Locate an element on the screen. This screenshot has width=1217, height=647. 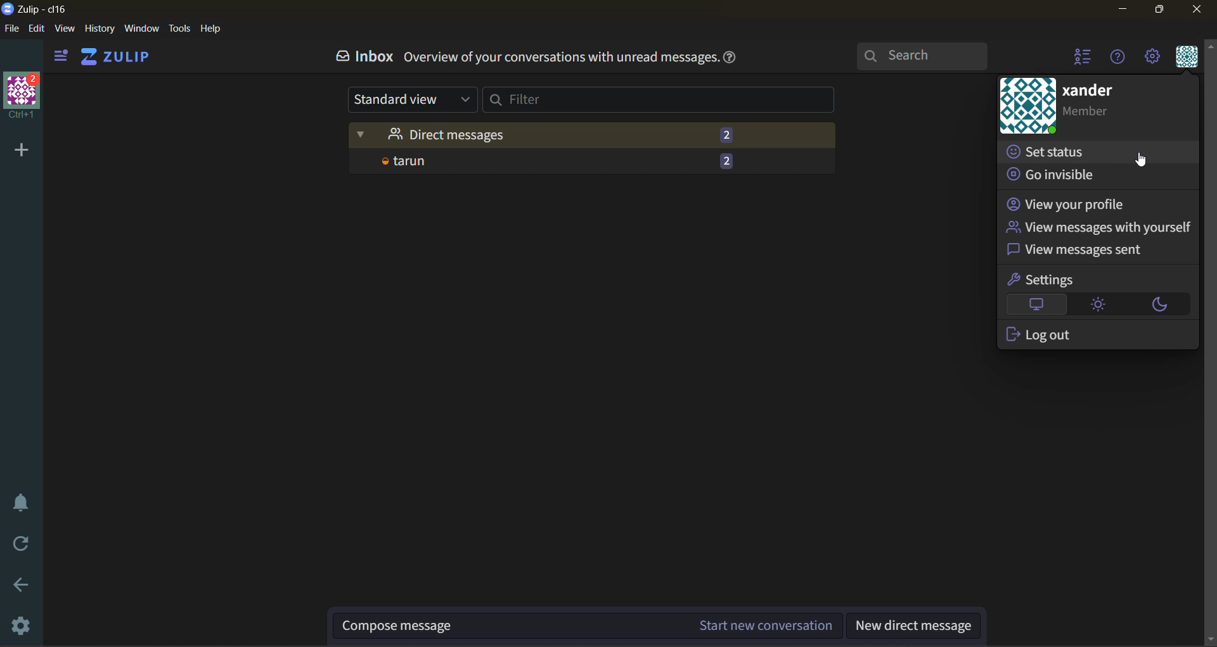
settings is located at coordinates (1041, 280).